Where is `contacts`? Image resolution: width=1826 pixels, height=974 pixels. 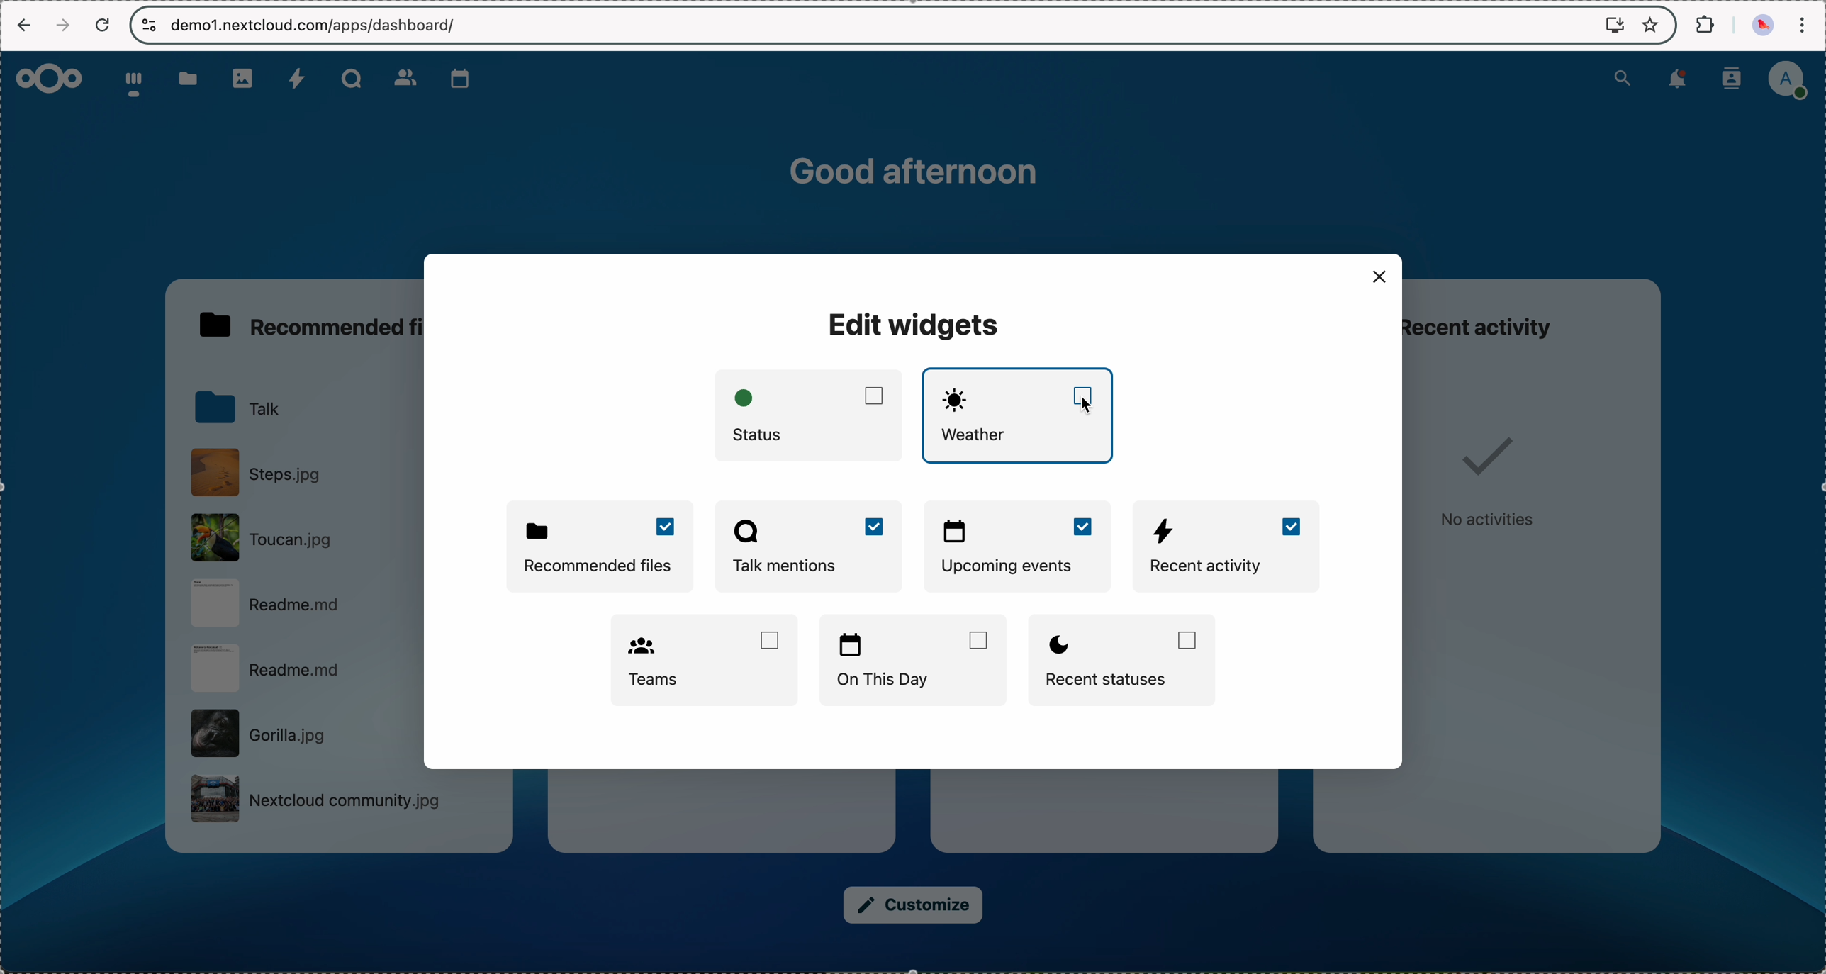
contacts is located at coordinates (1732, 79).